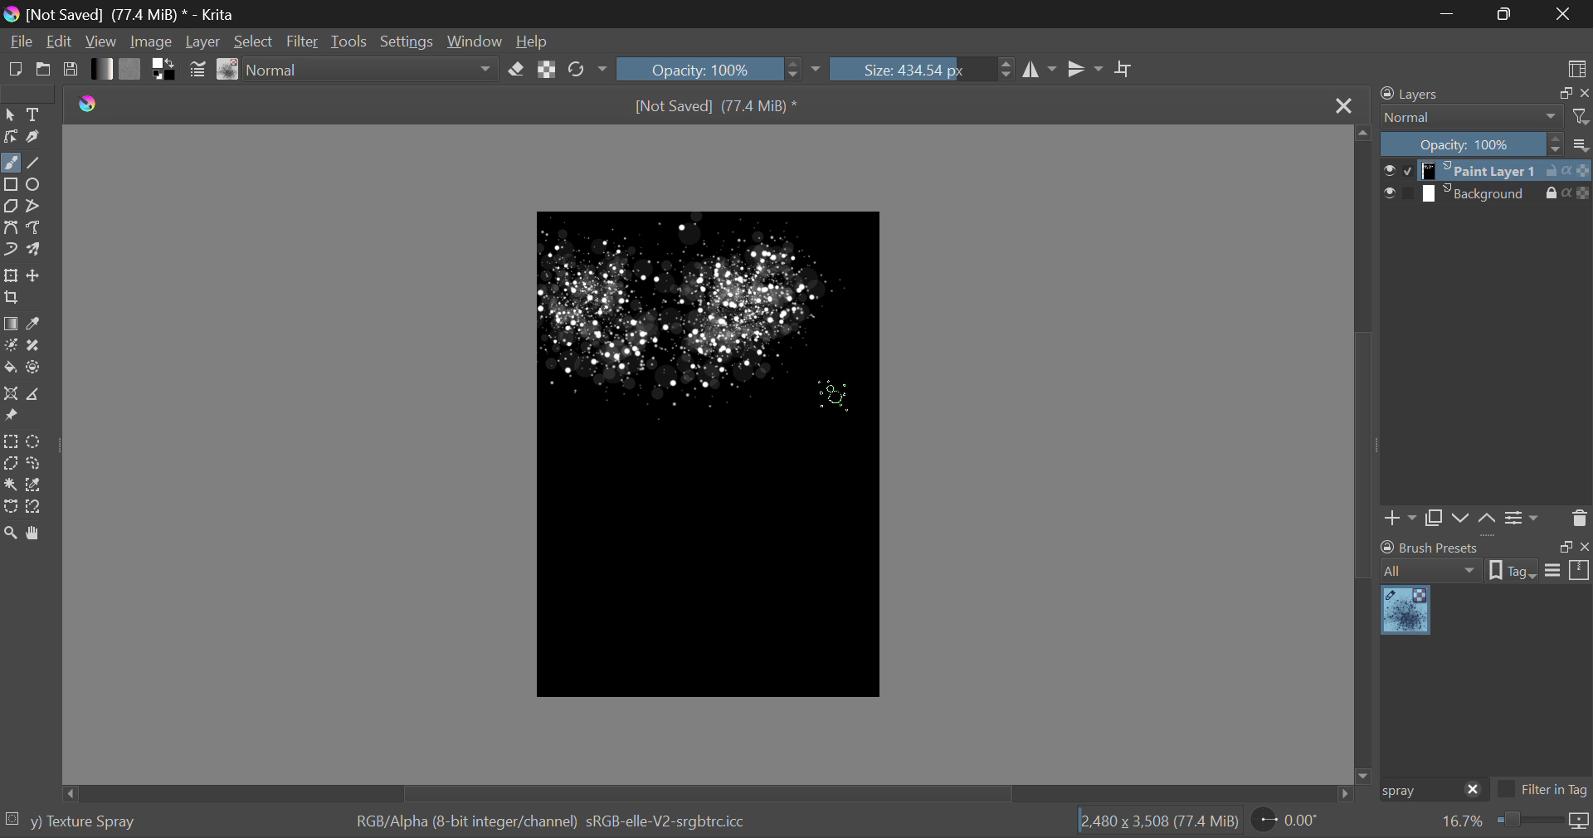  I want to click on checkbox, so click(1397, 170).